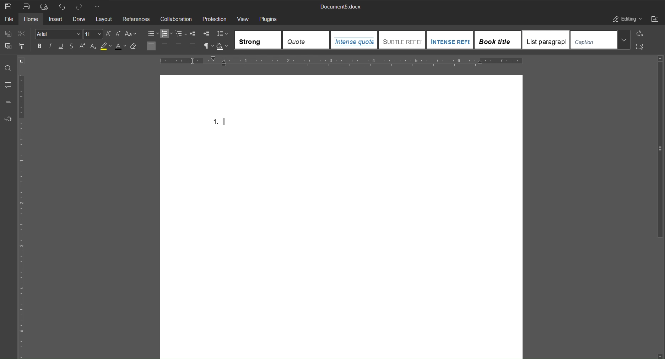 The image size is (665, 359). Describe the element at coordinates (9, 86) in the screenshot. I see `Comments` at that location.